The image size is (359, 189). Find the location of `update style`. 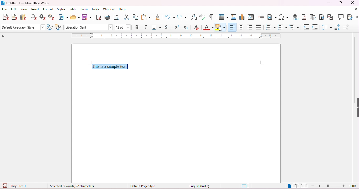

update style is located at coordinates (50, 27).